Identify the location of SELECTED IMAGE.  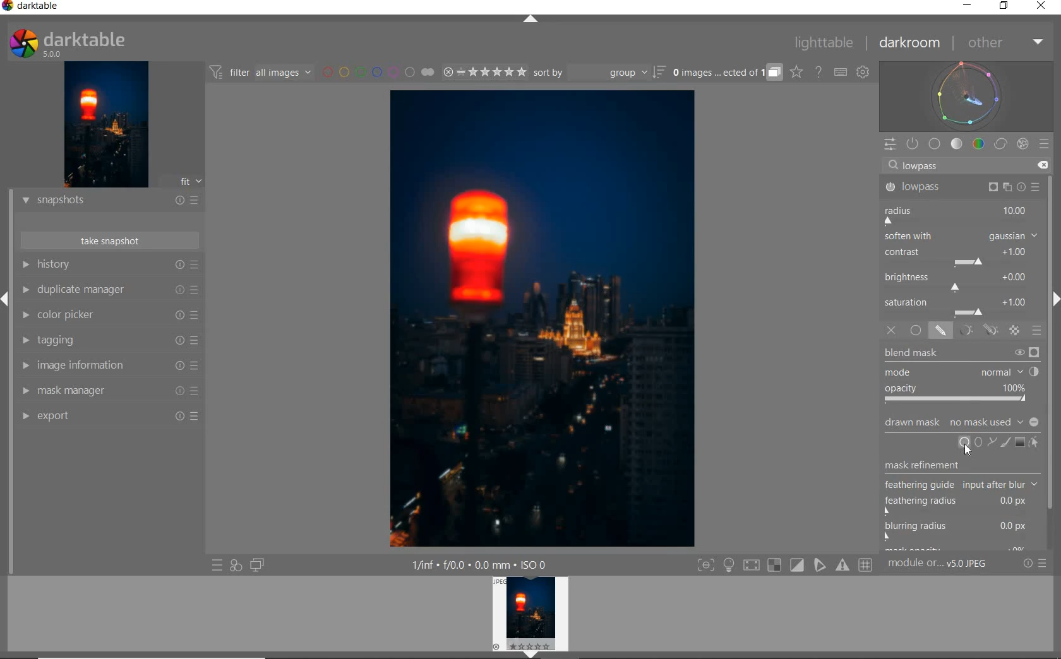
(545, 320).